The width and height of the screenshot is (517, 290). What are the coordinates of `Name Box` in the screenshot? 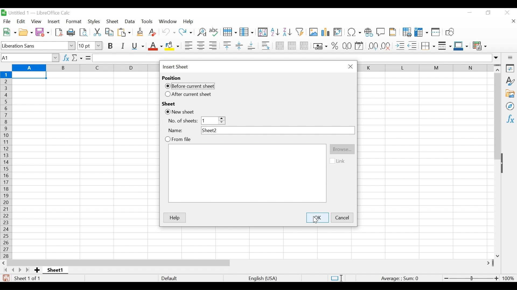 It's located at (30, 57).